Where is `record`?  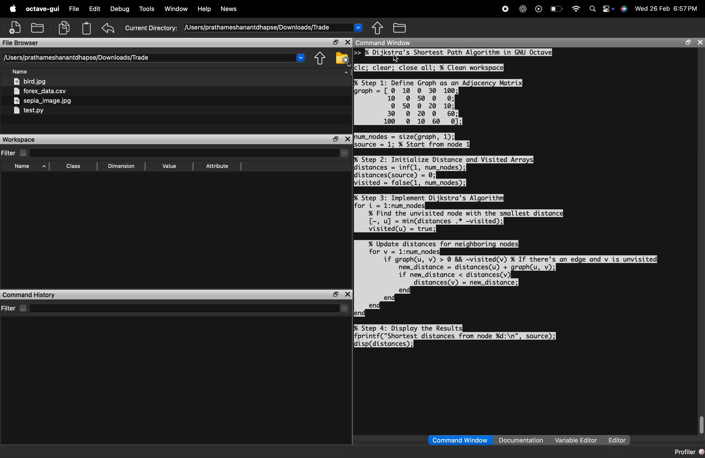 record is located at coordinates (506, 9).